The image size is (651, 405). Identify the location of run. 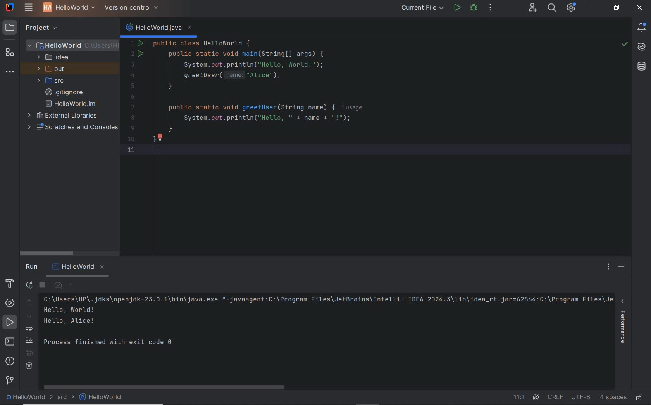
(458, 8).